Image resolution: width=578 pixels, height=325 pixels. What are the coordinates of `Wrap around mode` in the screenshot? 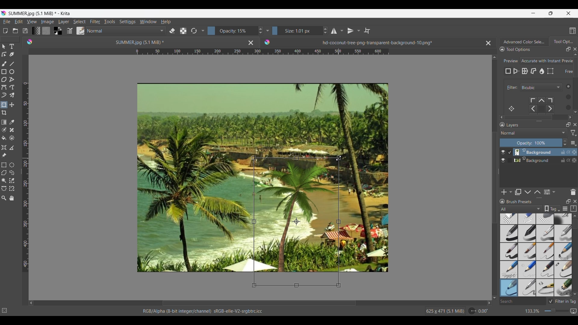 It's located at (367, 31).